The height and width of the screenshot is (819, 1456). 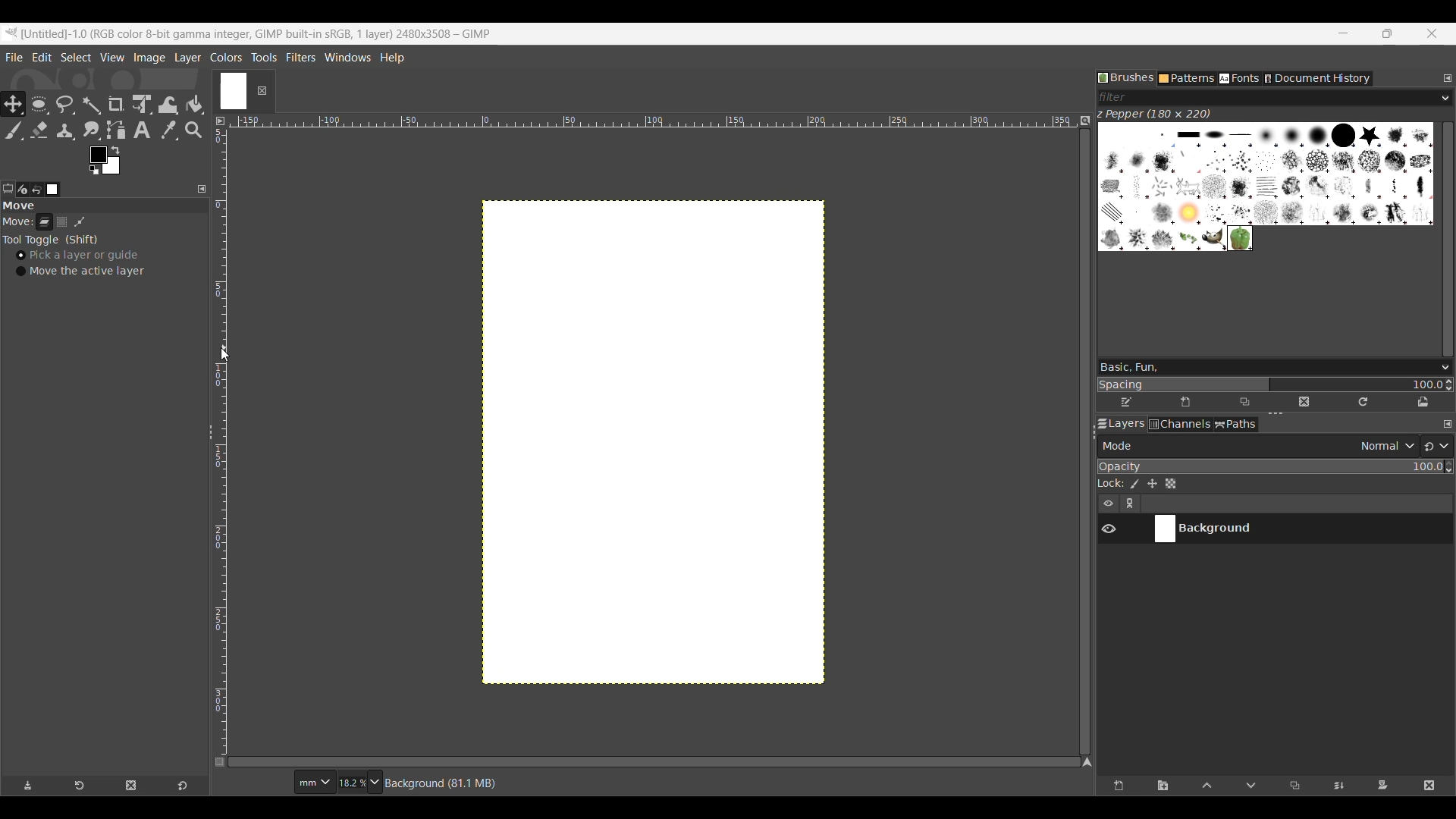 What do you see at coordinates (1382, 786) in the screenshot?
I see `Add mask that allows non-destructive editing of transparency` at bounding box center [1382, 786].